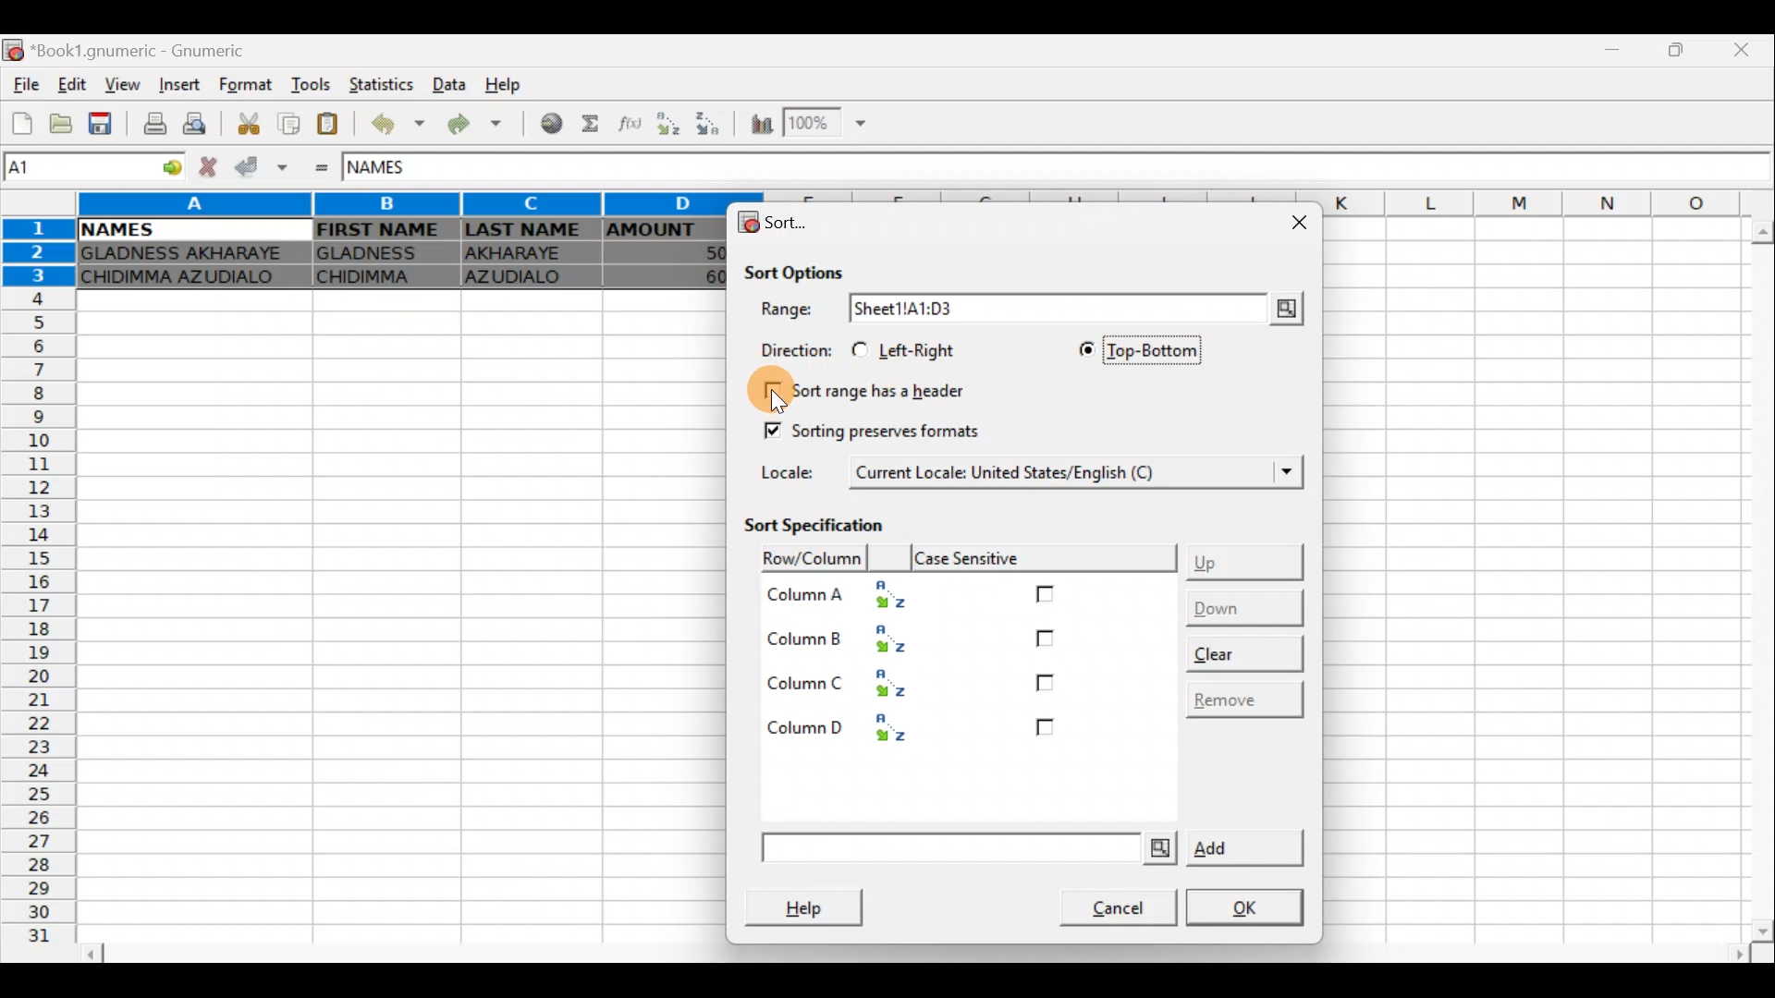 This screenshot has width=1775, height=998. Describe the element at coordinates (23, 123) in the screenshot. I see `Create a new workbook` at that location.